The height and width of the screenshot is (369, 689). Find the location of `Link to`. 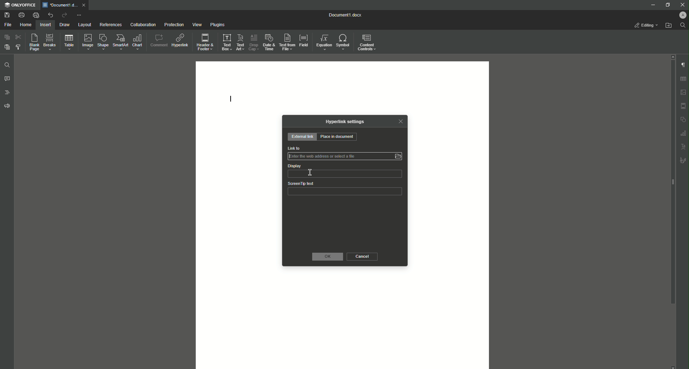

Link to is located at coordinates (294, 148).